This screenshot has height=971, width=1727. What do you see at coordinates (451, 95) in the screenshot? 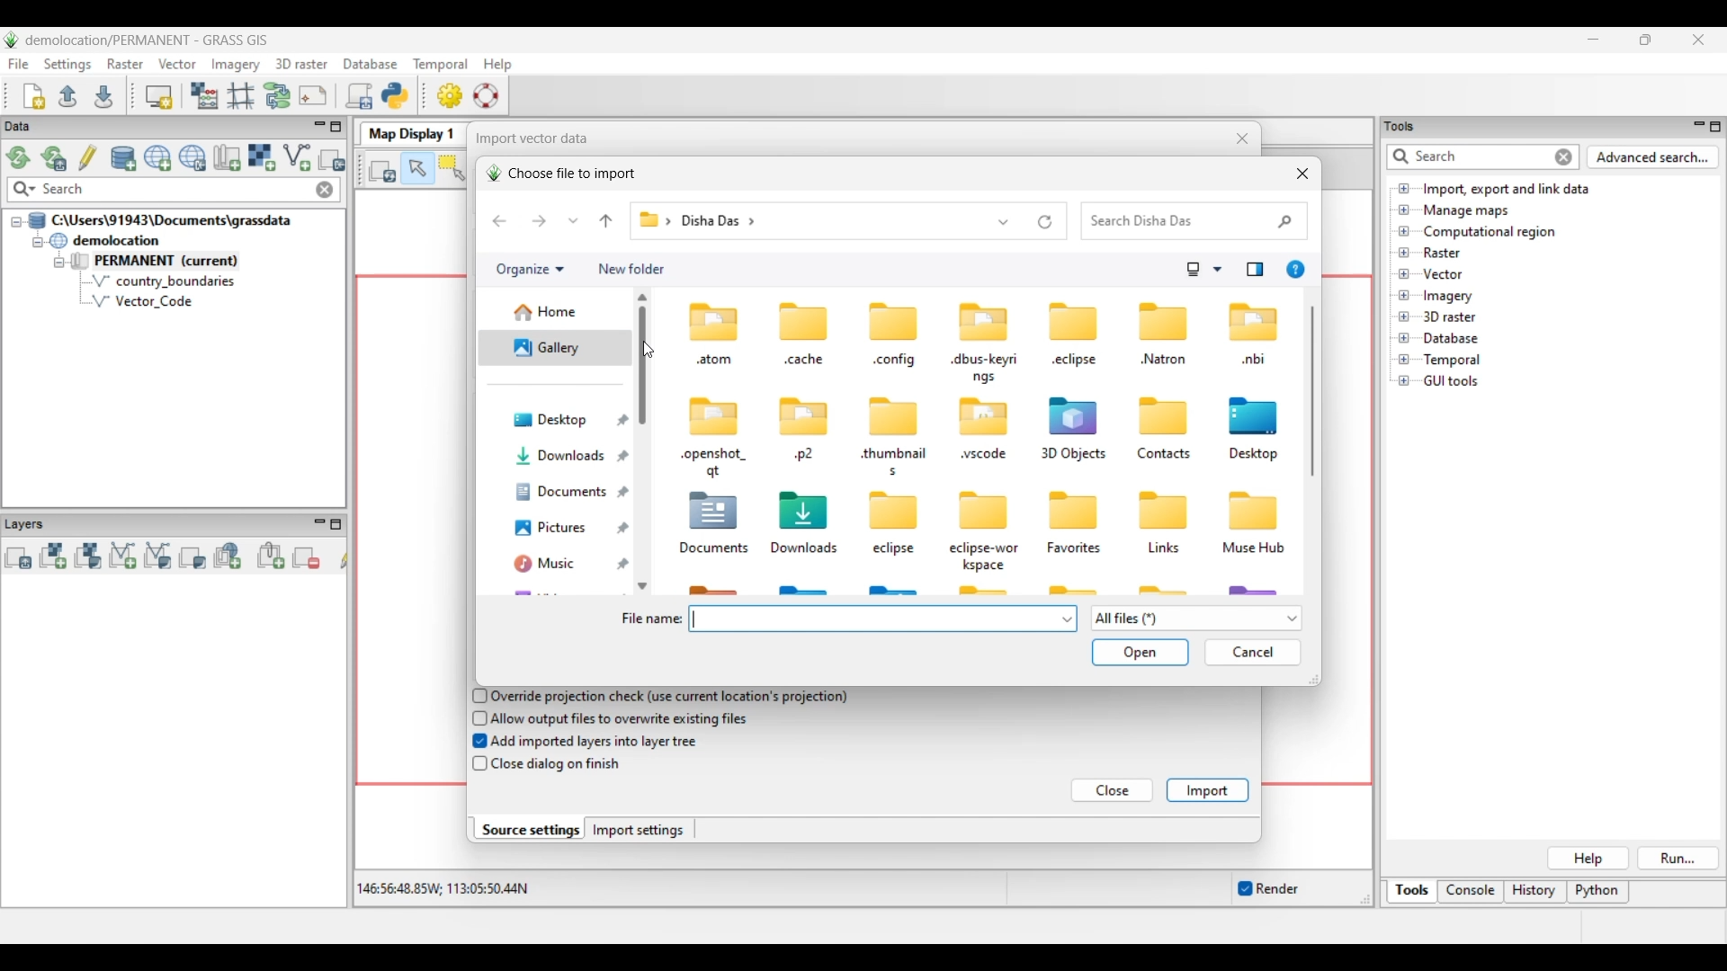
I see `GUI settings` at bounding box center [451, 95].